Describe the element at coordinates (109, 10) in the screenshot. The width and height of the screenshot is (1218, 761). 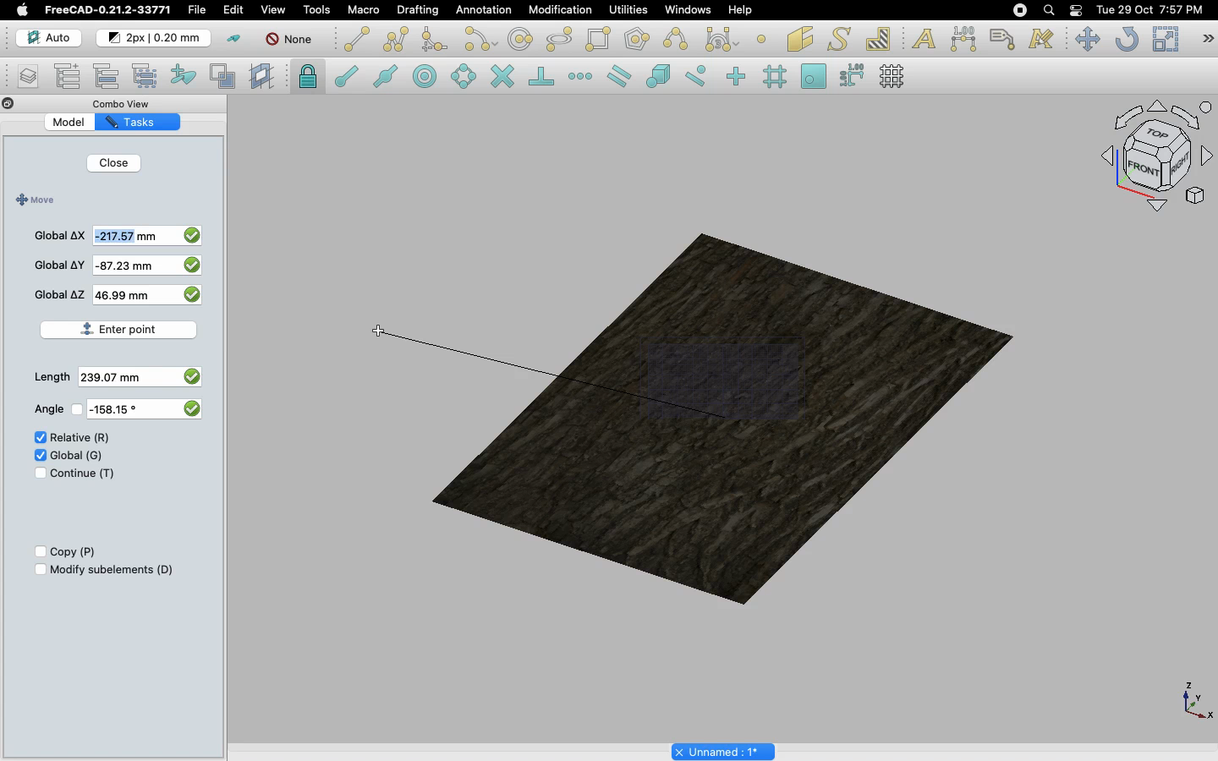
I see `FreeCAD` at that location.